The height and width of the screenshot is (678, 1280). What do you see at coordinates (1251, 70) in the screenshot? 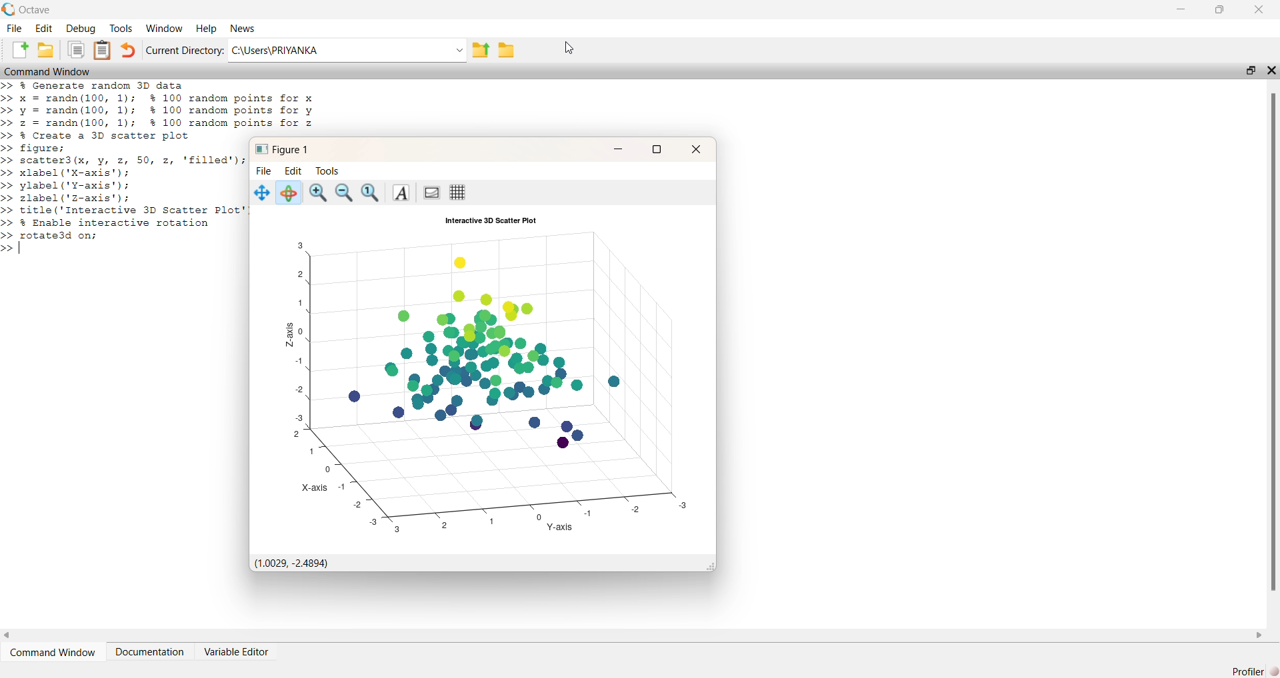
I see `resize` at bounding box center [1251, 70].